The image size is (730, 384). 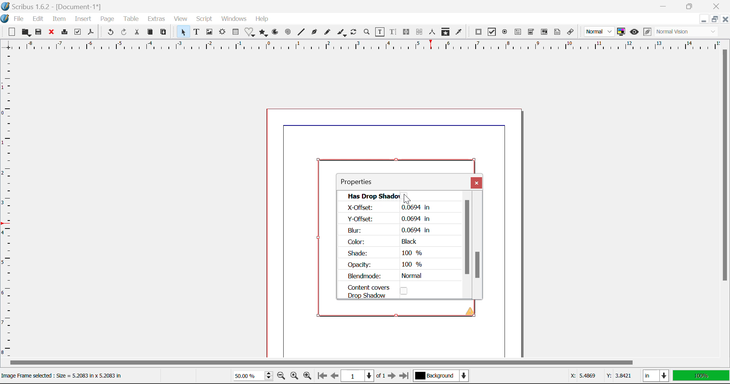 What do you see at coordinates (66, 376) in the screenshot?
I see `Image Frame selected : Size = 5.2083 in x 5.2083 in` at bounding box center [66, 376].